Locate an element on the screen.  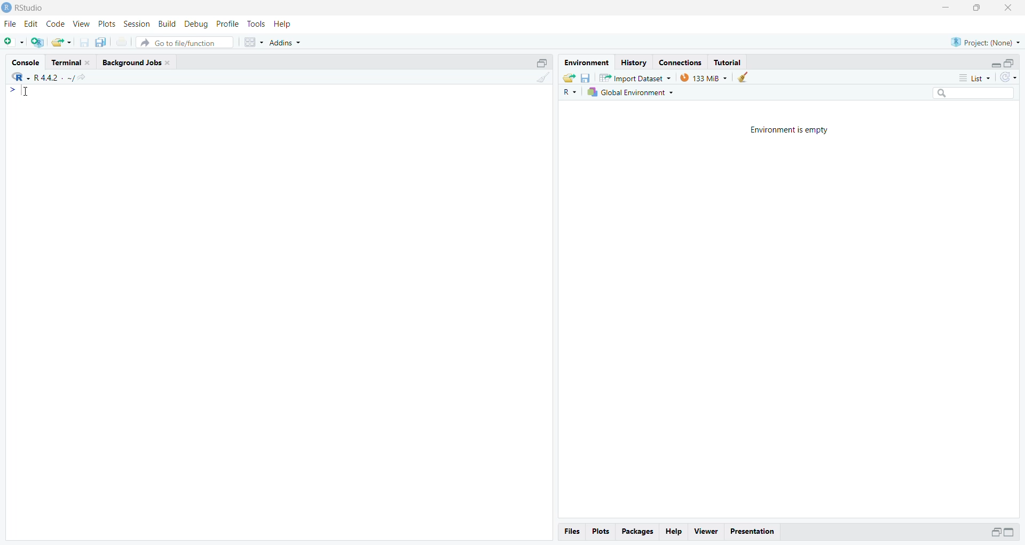
Connections is located at coordinates (680, 63).